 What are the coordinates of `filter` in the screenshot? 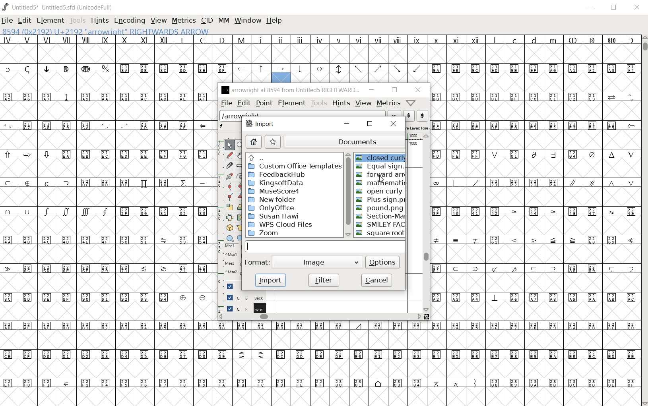 It's located at (323, 280).